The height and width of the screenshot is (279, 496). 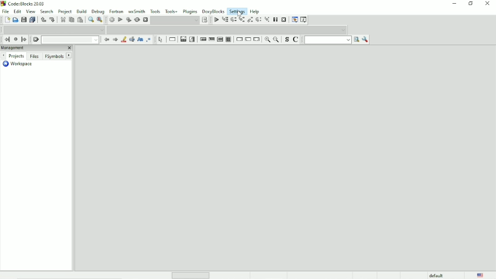 What do you see at coordinates (228, 39) in the screenshot?
I see `Block instruction` at bounding box center [228, 39].